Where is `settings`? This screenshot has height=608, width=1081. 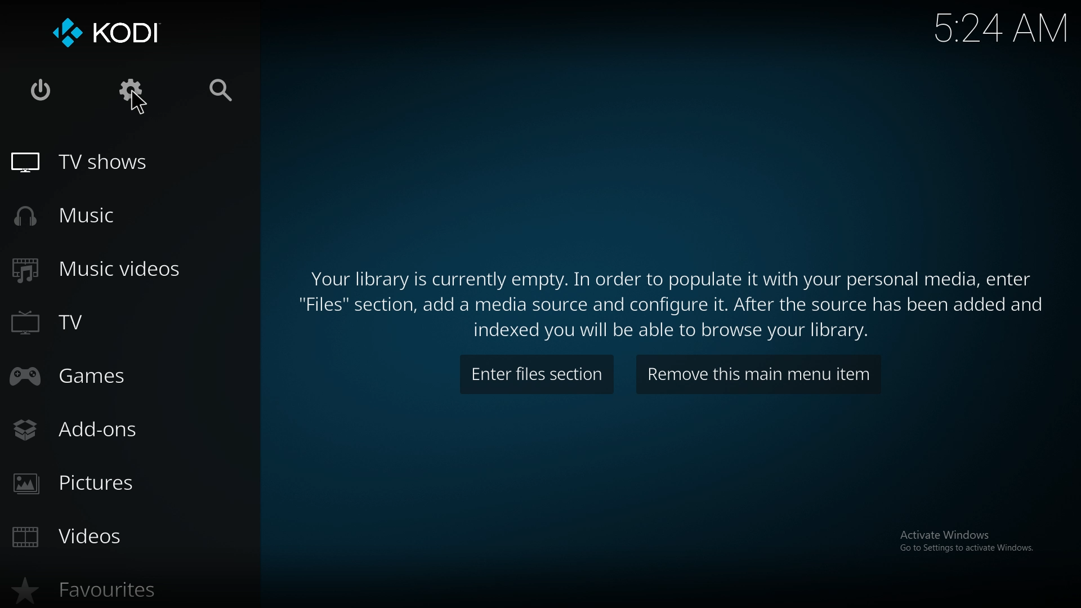 settings is located at coordinates (133, 88).